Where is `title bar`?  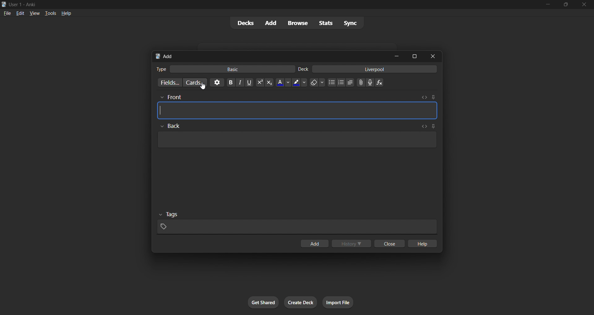 title bar is located at coordinates (260, 4).